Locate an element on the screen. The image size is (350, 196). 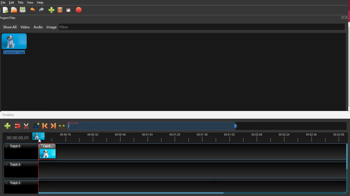
track is located at coordinates (205, 153).